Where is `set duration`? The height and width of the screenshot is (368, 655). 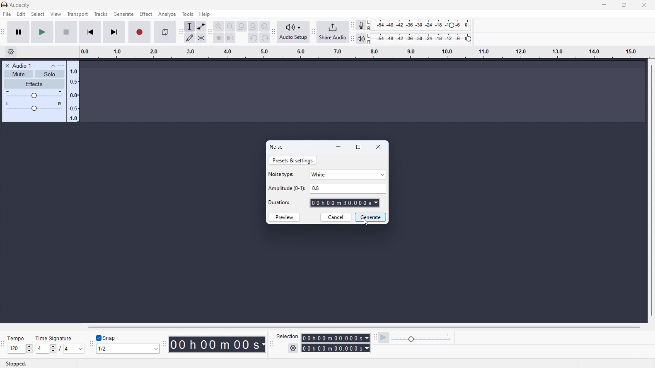 set duration is located at coordinates (345, 202).